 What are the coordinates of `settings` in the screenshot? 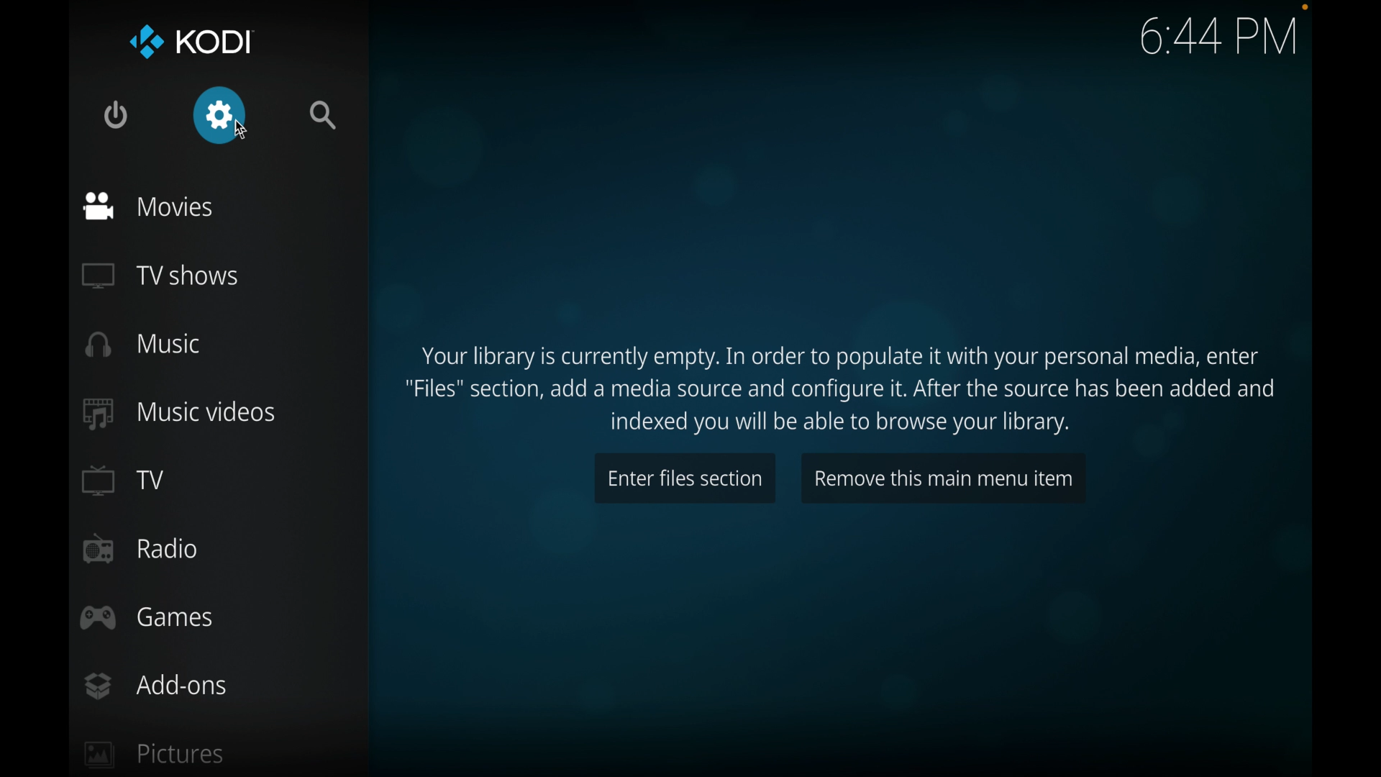 It's located at (220, 116).